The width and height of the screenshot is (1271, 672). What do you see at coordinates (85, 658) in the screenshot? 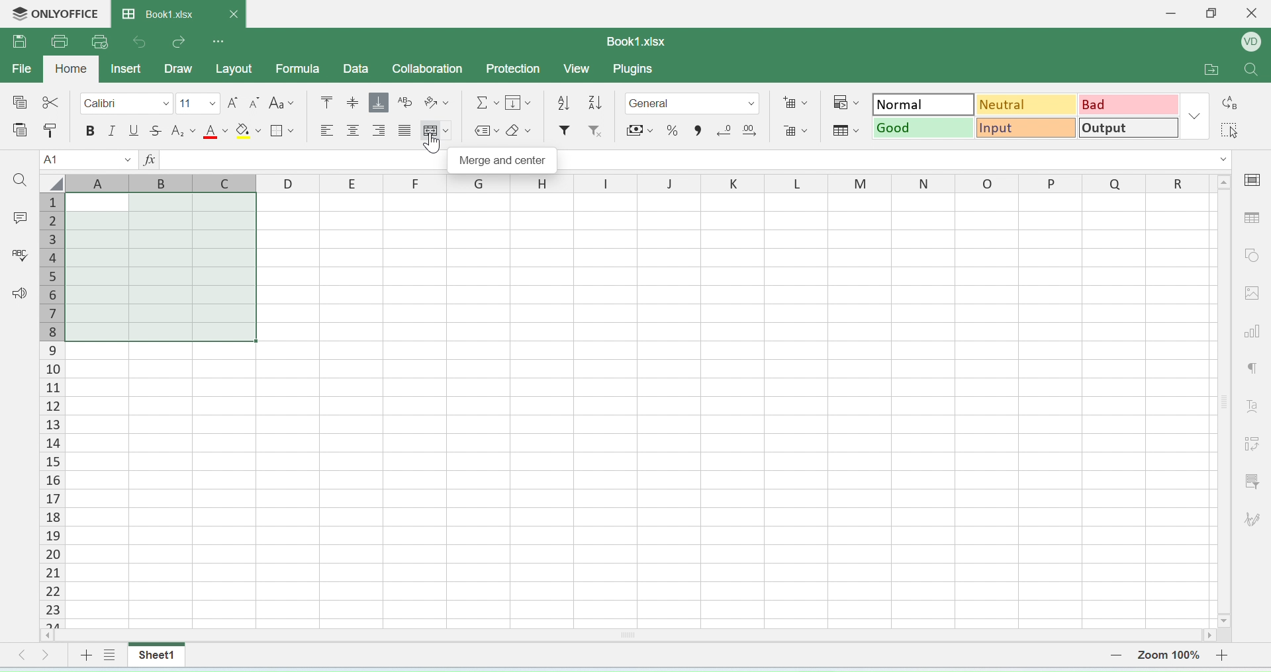
I see `add sheet` at bounding box center [85, 658].